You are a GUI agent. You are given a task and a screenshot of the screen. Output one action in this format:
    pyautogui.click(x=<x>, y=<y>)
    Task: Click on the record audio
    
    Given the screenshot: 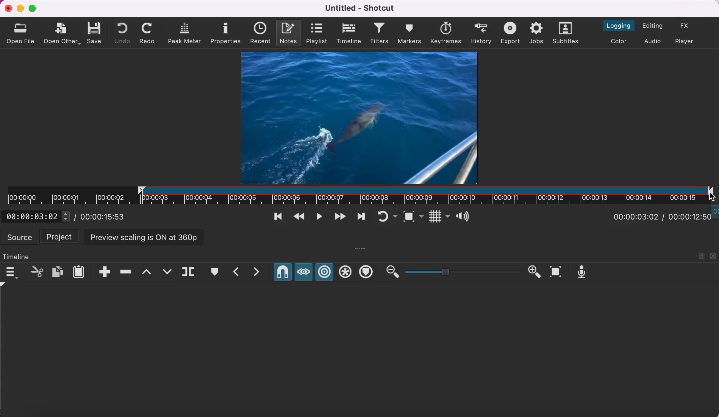 What is the action you would take?
    pyautogui.click(x=584, y=273)
    